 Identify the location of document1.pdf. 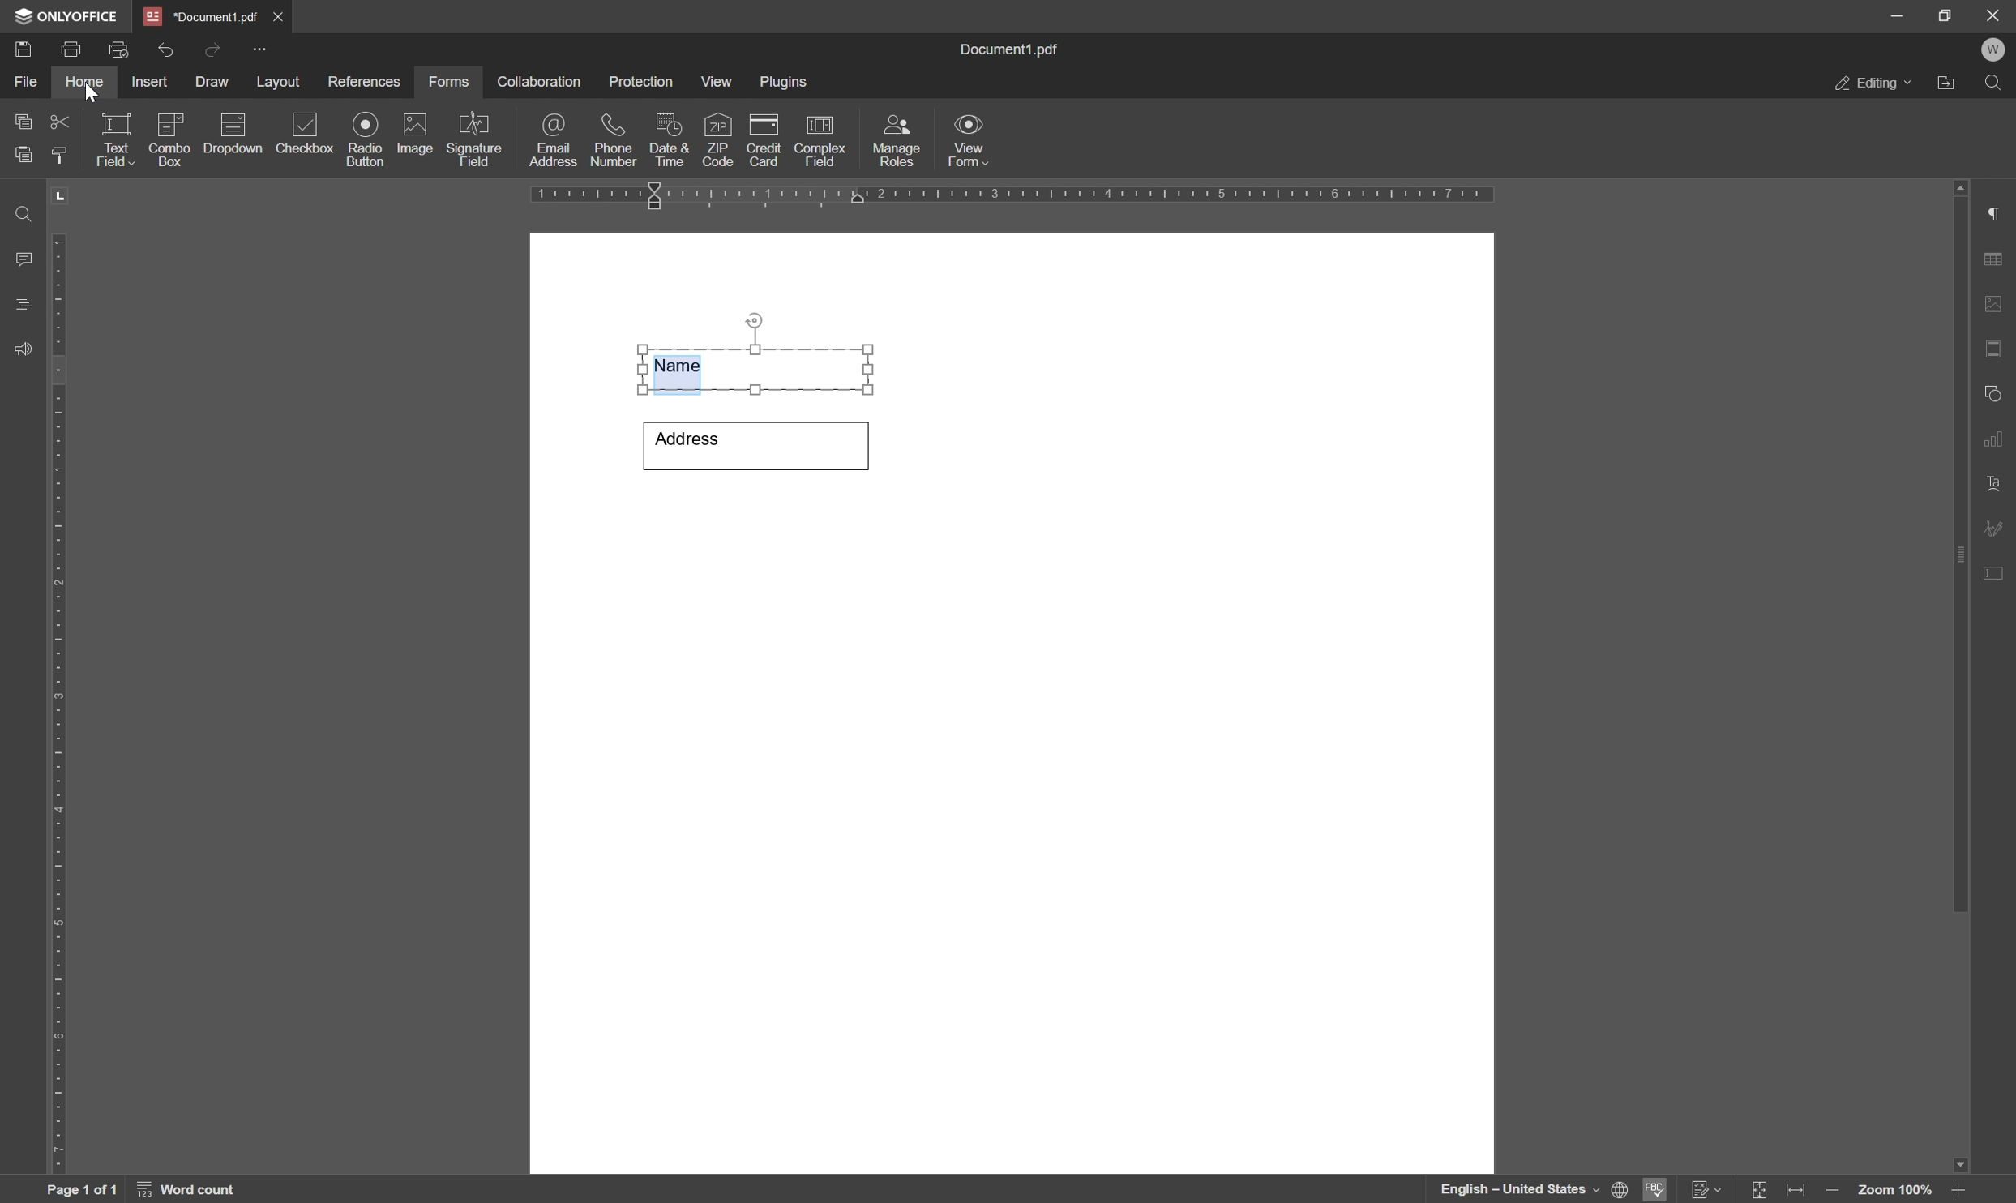
(1012, 52).